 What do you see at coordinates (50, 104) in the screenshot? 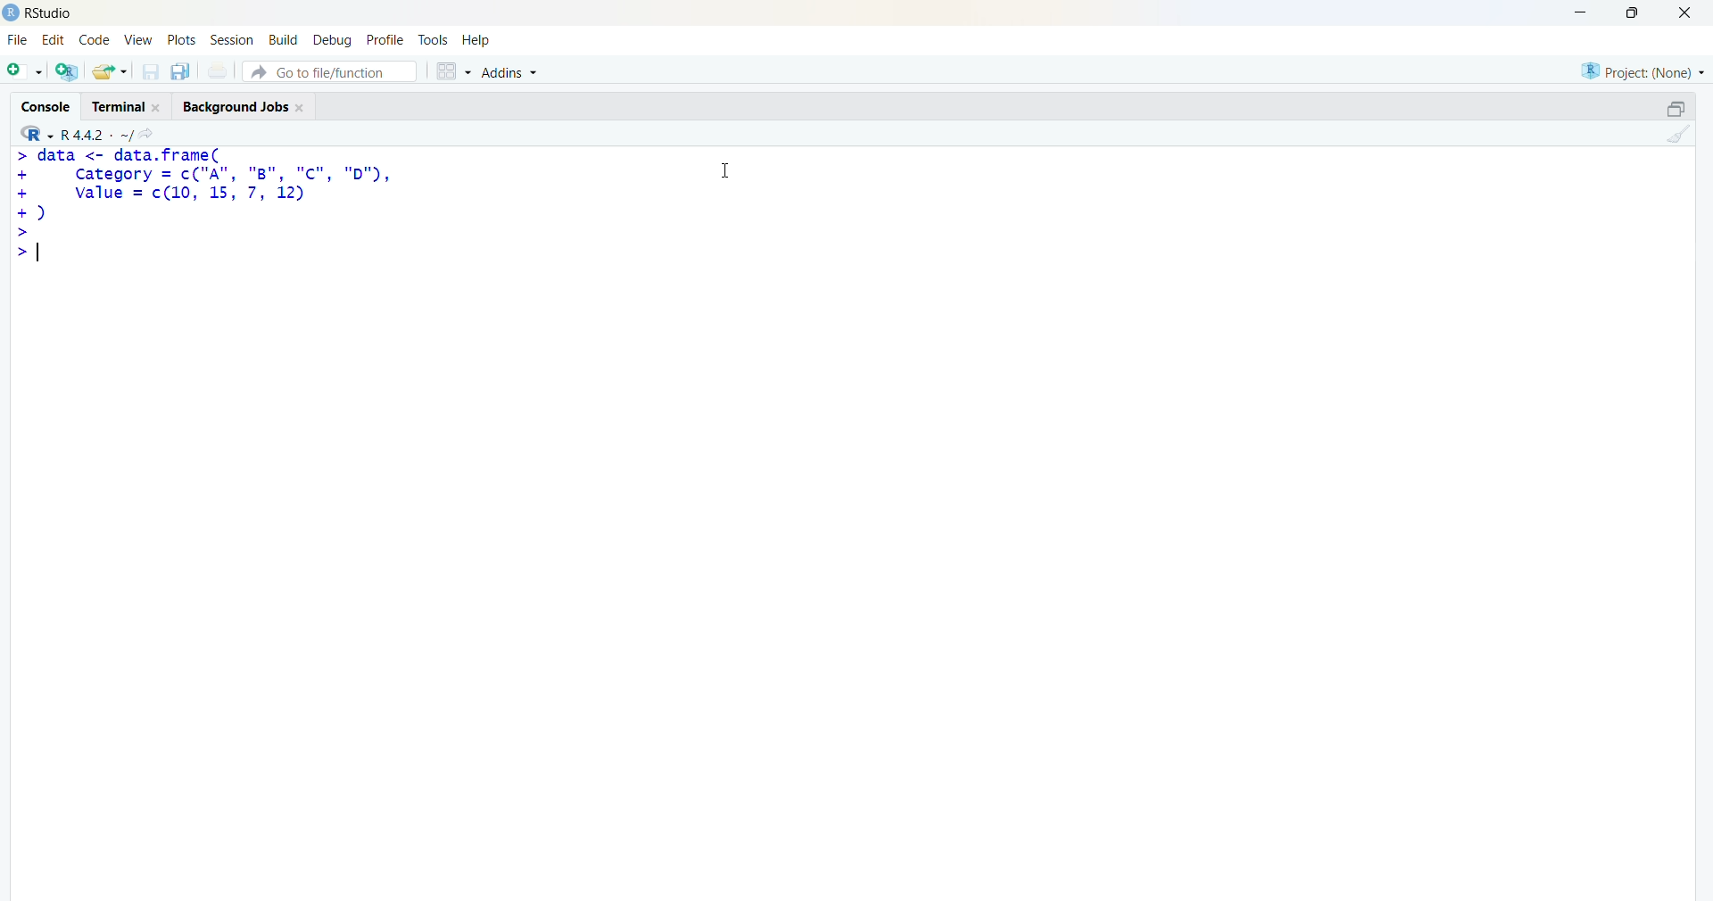
I see `Console` at bounding box center [50, 104].